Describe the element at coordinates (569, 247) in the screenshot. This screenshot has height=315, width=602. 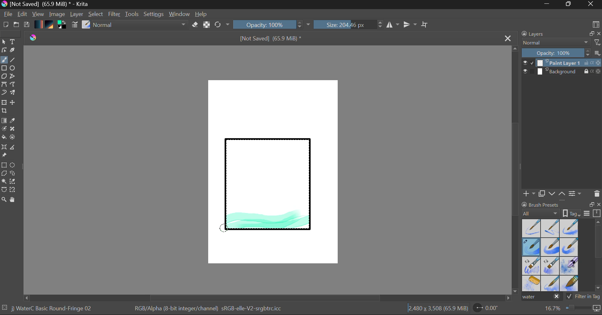
I see `Water C - Grunge` at that location.